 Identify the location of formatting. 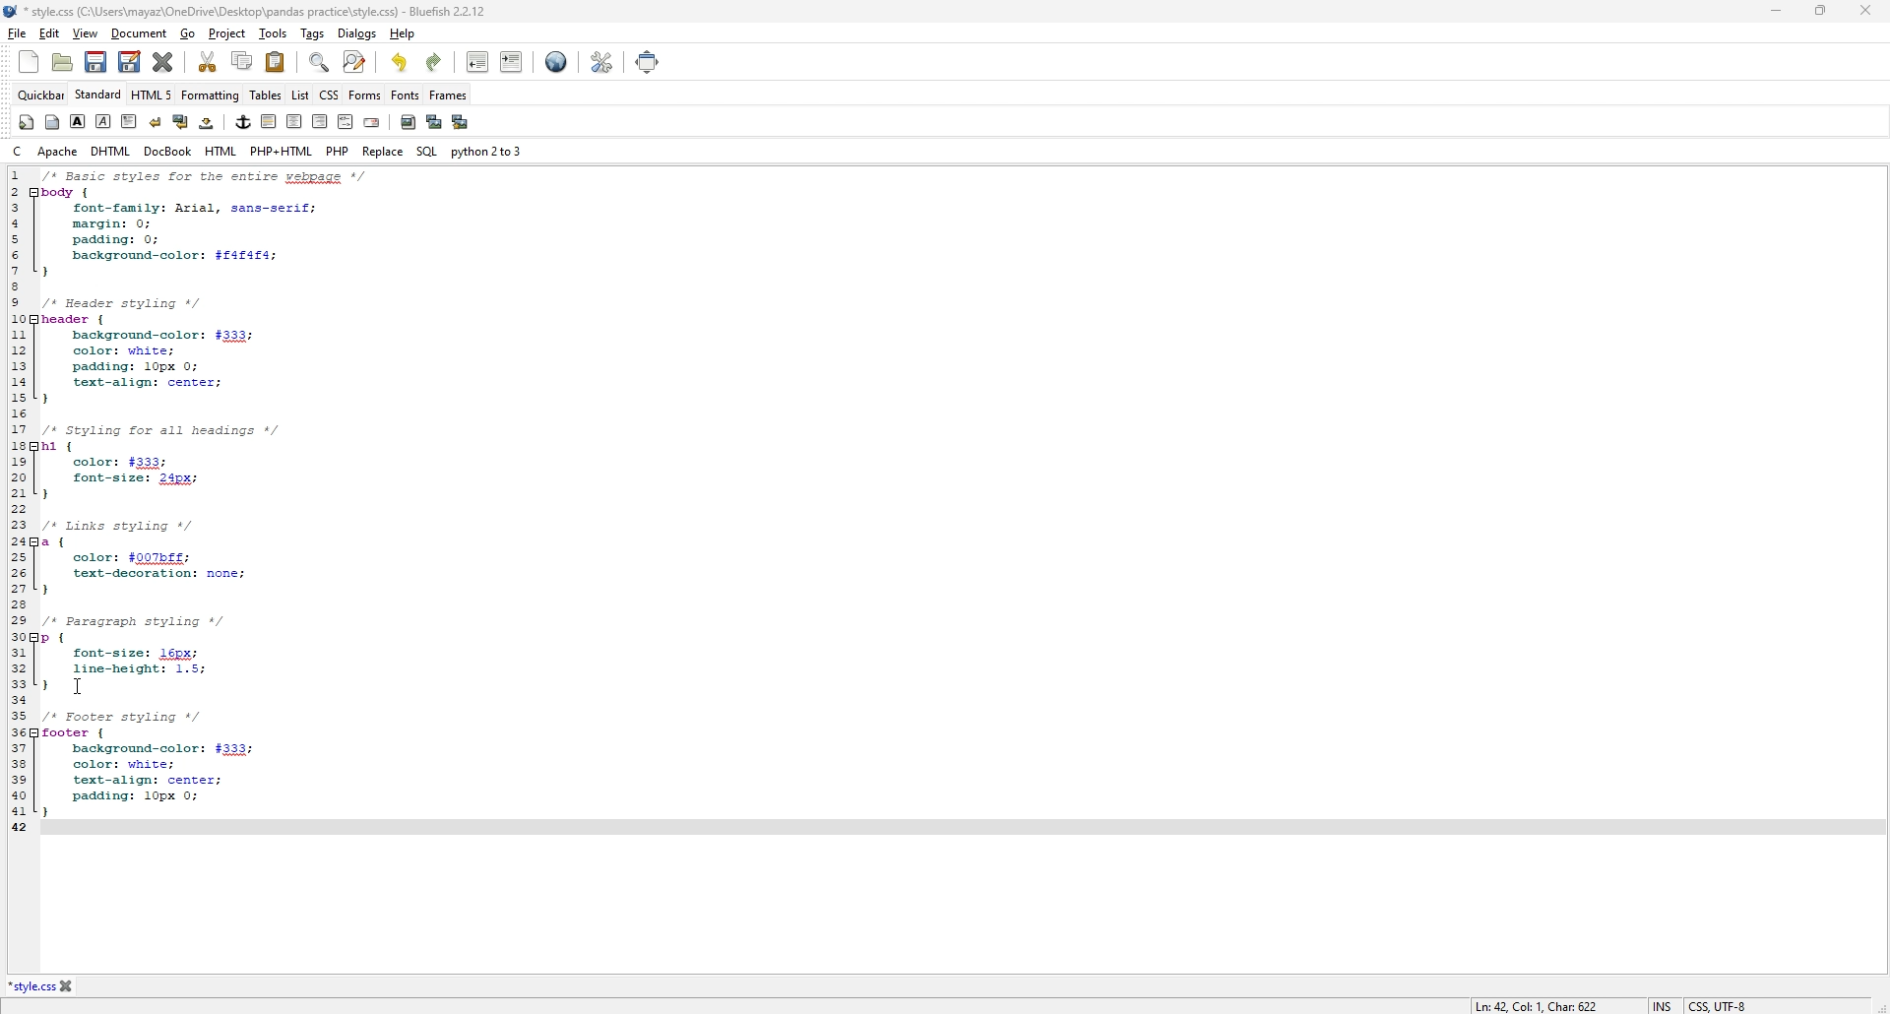
(212, 95).